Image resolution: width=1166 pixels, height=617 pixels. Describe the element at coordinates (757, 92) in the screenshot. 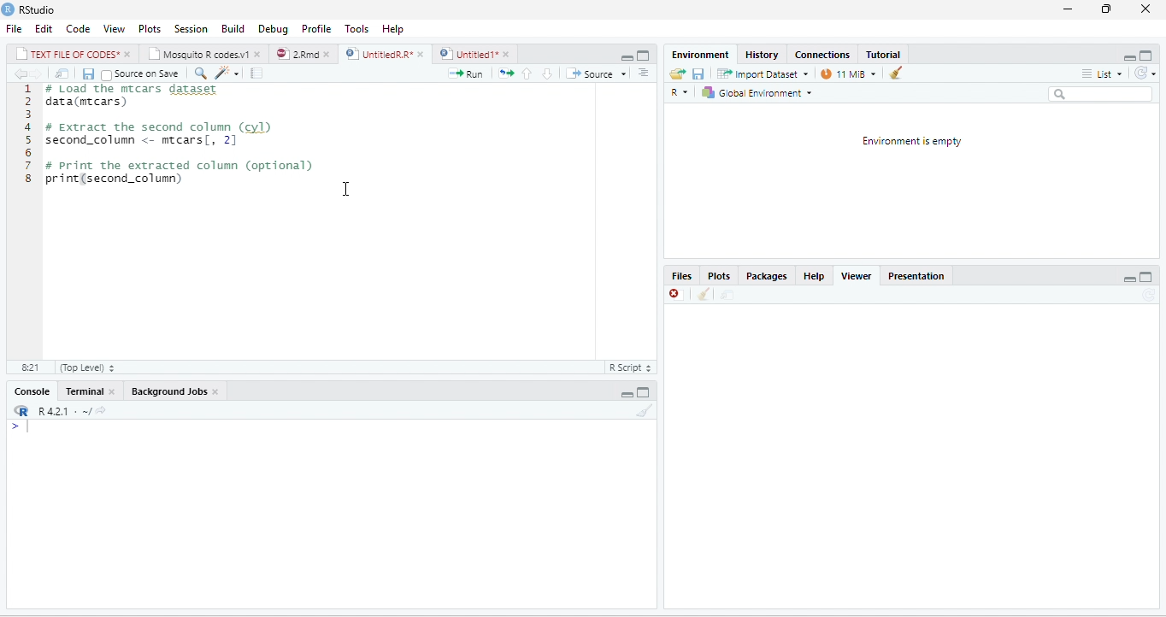

I see `| Global Environment =` at that location.